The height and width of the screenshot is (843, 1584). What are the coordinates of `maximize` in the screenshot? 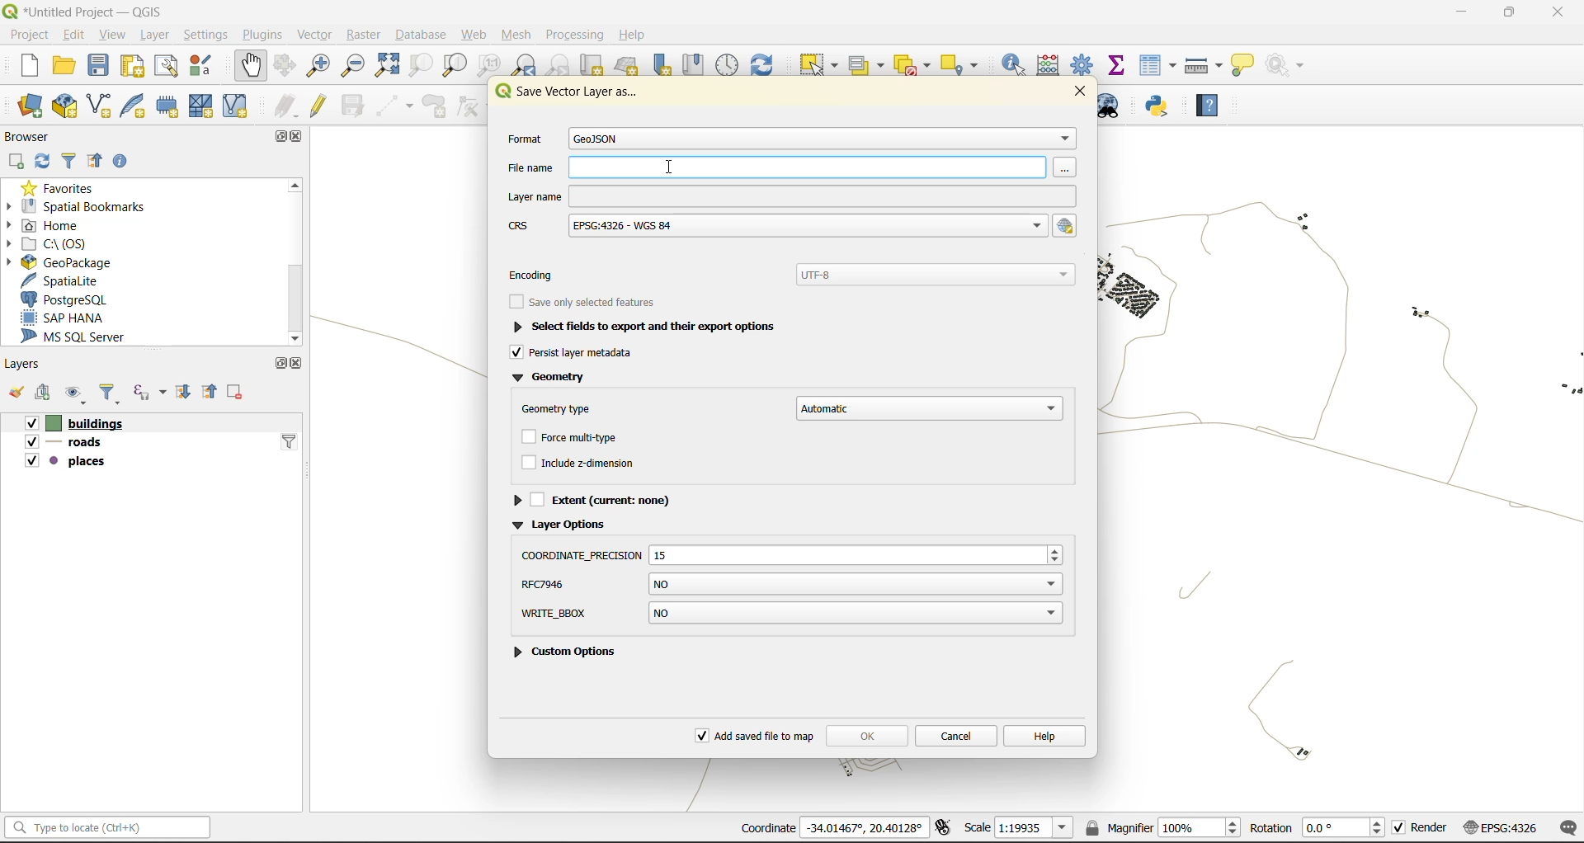 It's located at (286, 135).